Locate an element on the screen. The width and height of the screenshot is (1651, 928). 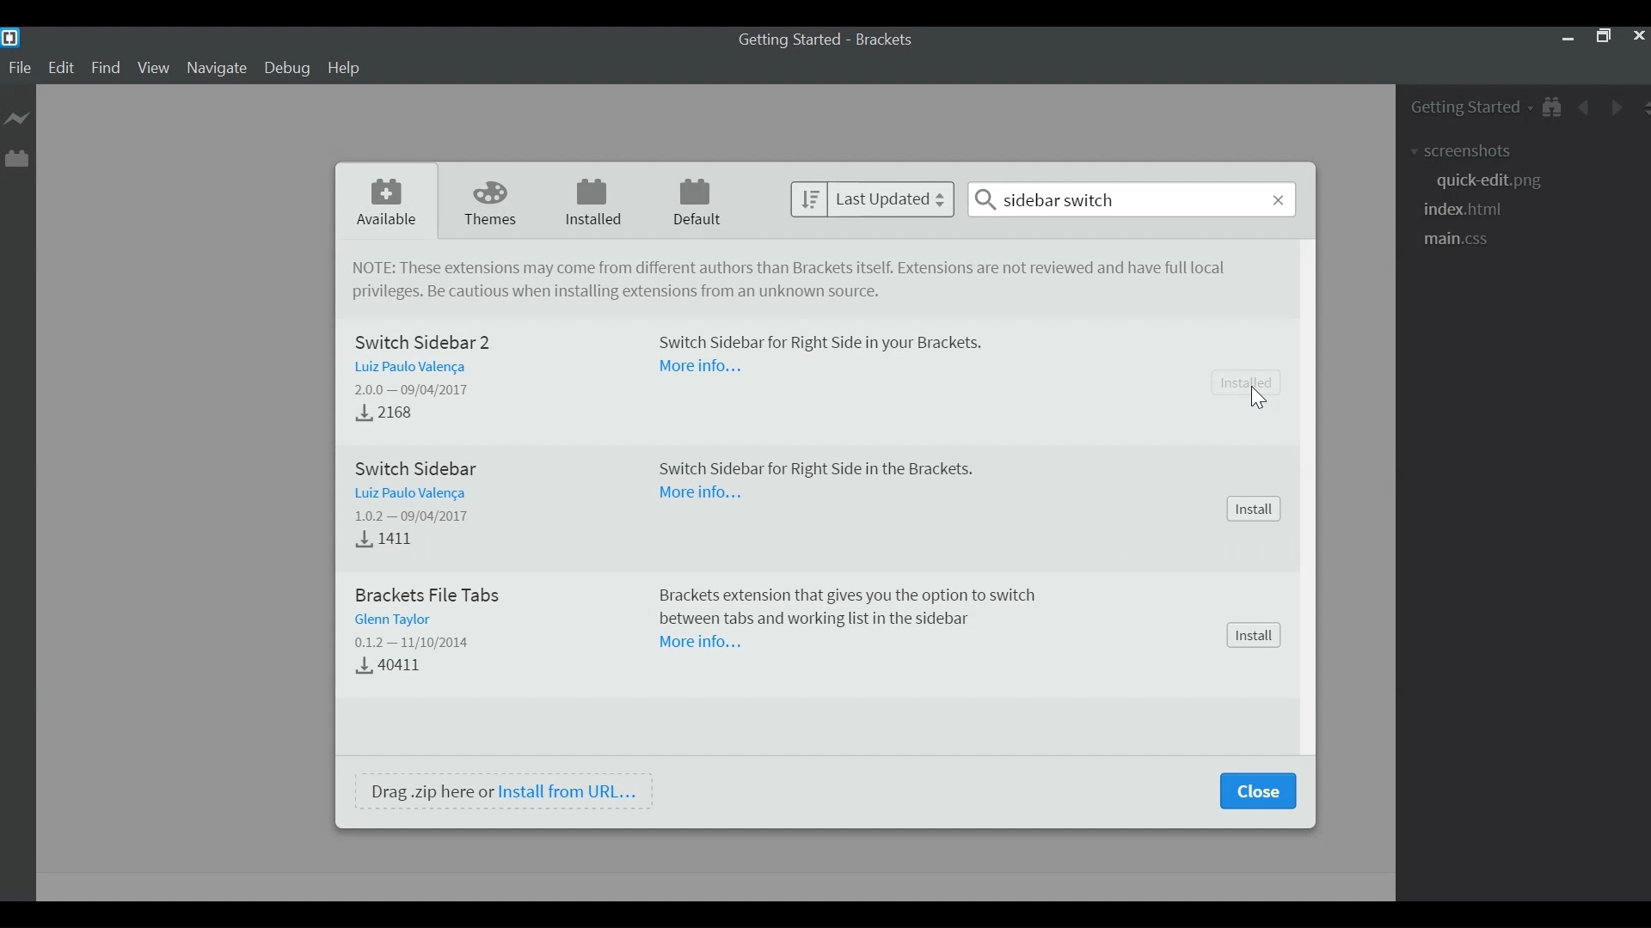
Switch Sidebar for Right Side in the Brackets is located at coordinates (816, 467).